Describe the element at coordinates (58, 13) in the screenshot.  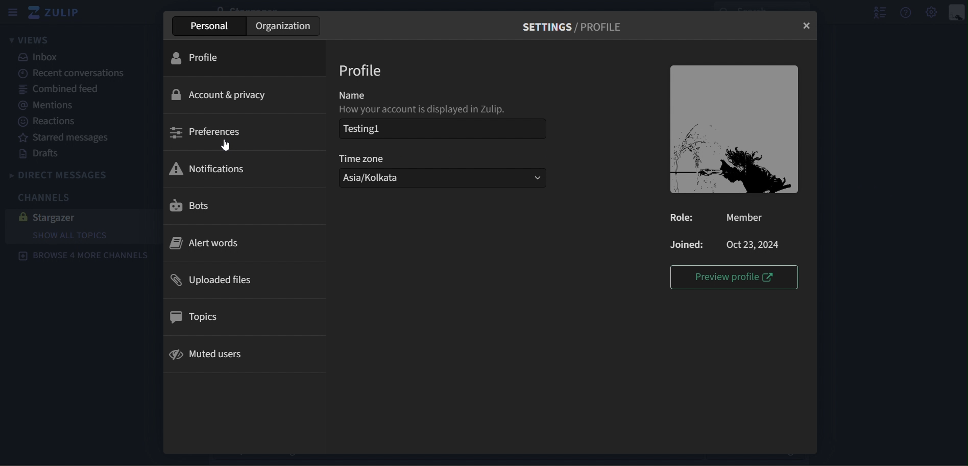
I see `zulip` at that location.